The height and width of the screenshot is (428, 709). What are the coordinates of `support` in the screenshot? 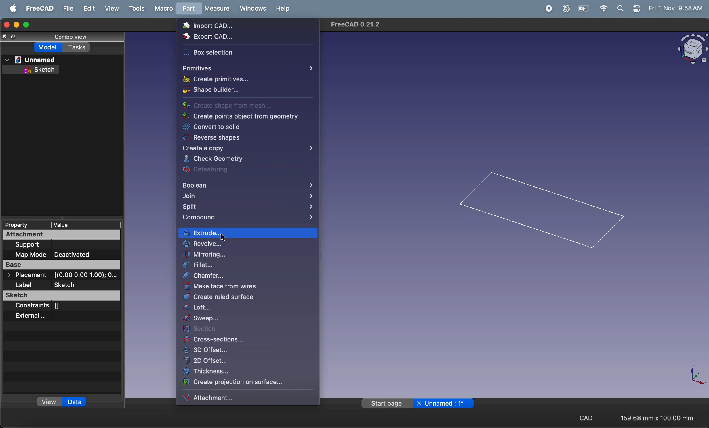 It's located at (56, 244).